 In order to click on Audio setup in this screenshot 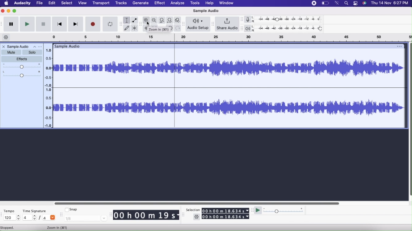, I will do `click(198, 25)`.